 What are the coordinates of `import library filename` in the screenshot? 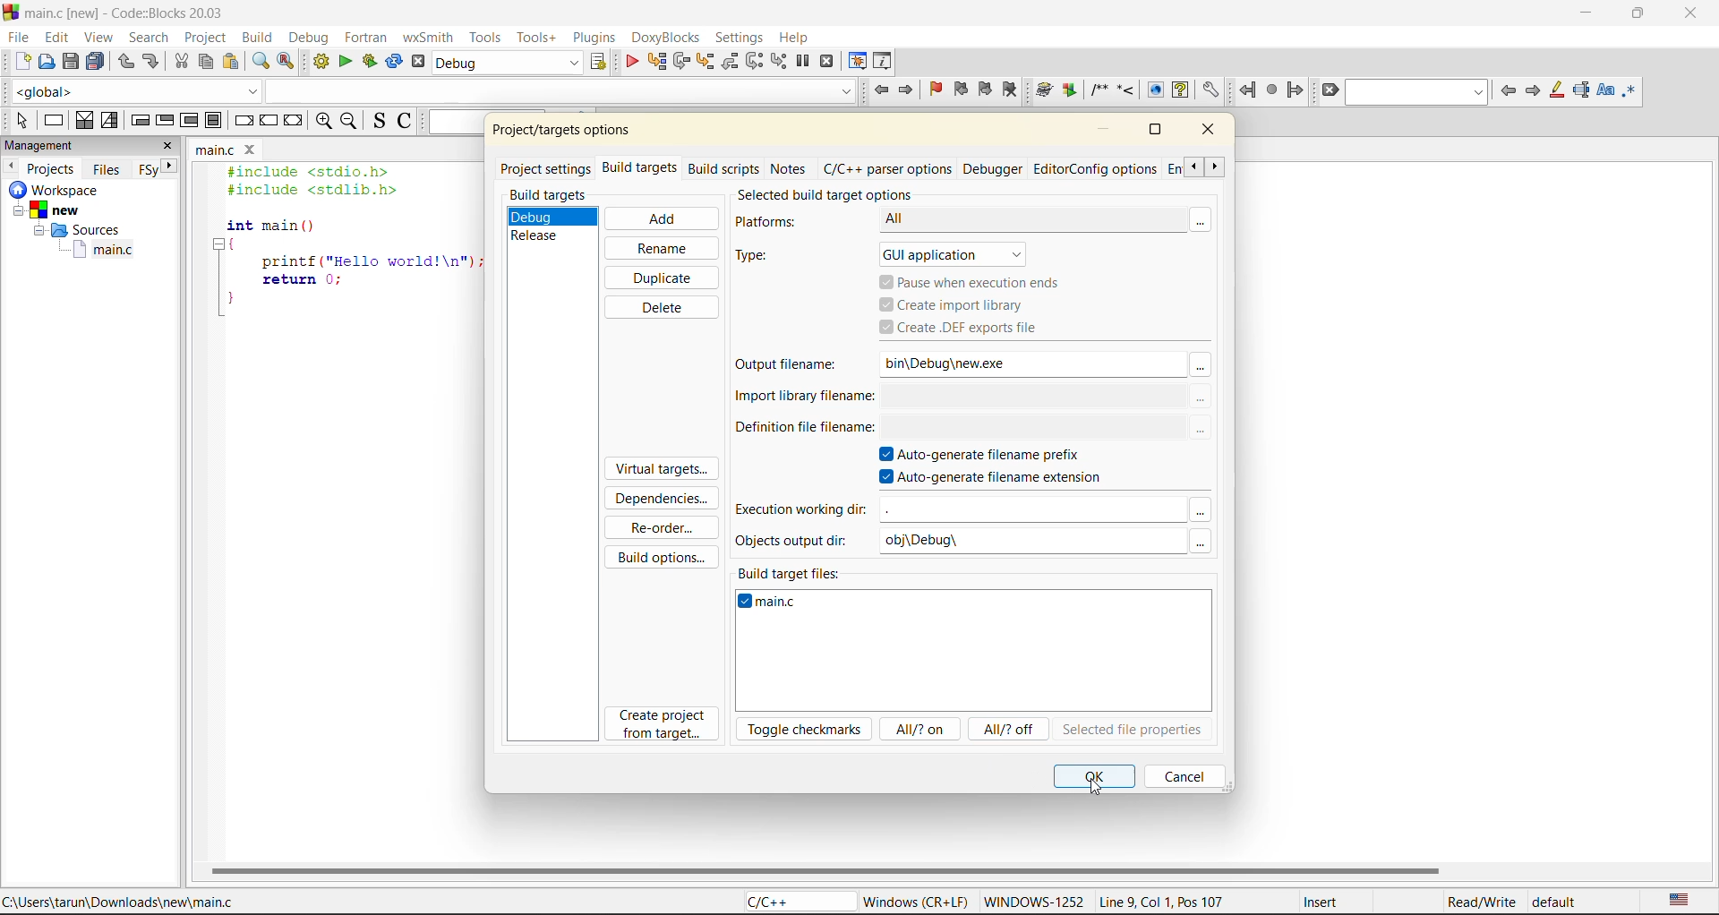 It's located at (805, 395).